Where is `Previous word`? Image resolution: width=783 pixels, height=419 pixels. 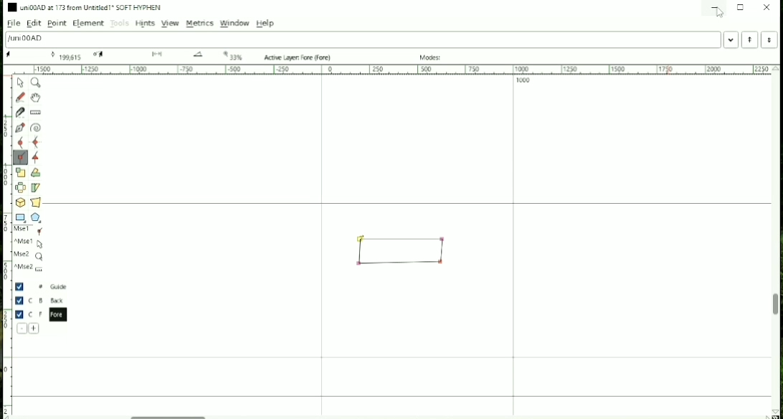
Previous word is located at coordinates (749, 39).